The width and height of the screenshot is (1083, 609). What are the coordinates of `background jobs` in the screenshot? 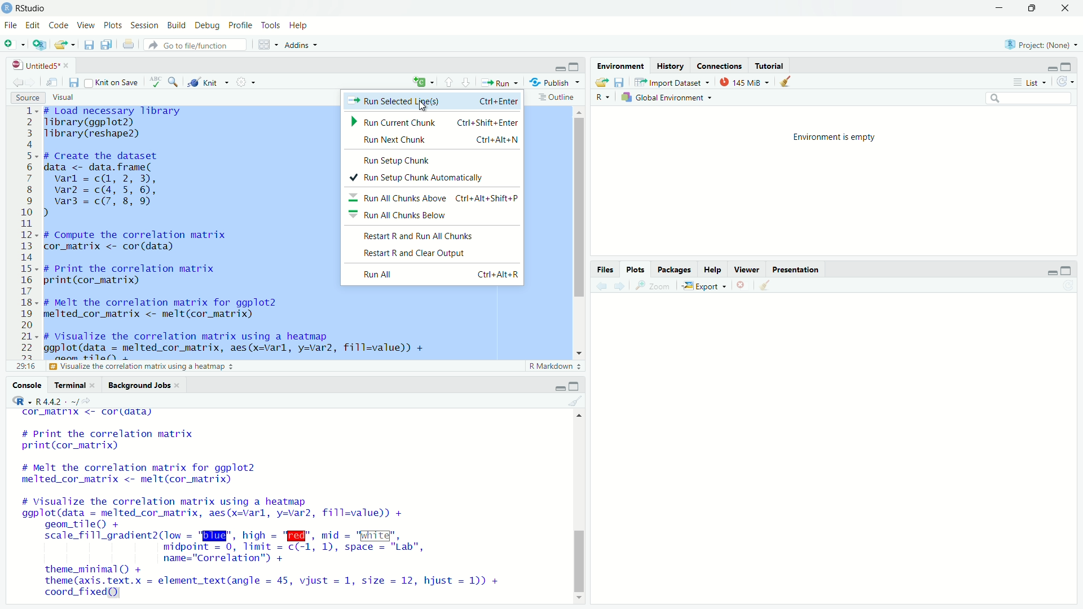 It's located at (144, 385).